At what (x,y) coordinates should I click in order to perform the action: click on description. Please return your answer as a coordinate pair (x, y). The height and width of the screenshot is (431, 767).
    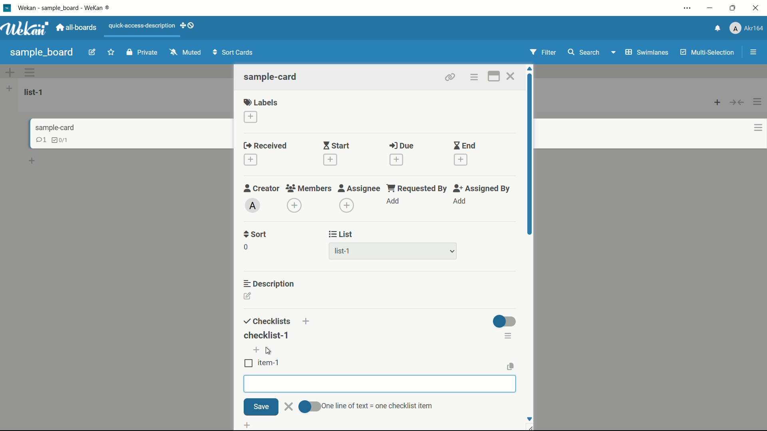
    Looking at the image, I should click on (271, 284).